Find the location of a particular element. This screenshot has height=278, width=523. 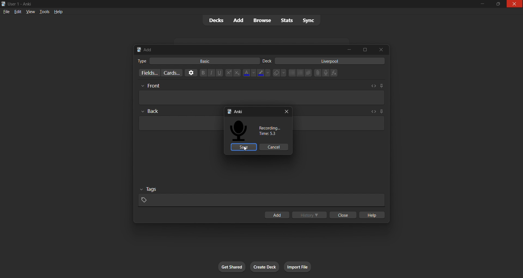

audio recording time is located at coordinates (270, 131).